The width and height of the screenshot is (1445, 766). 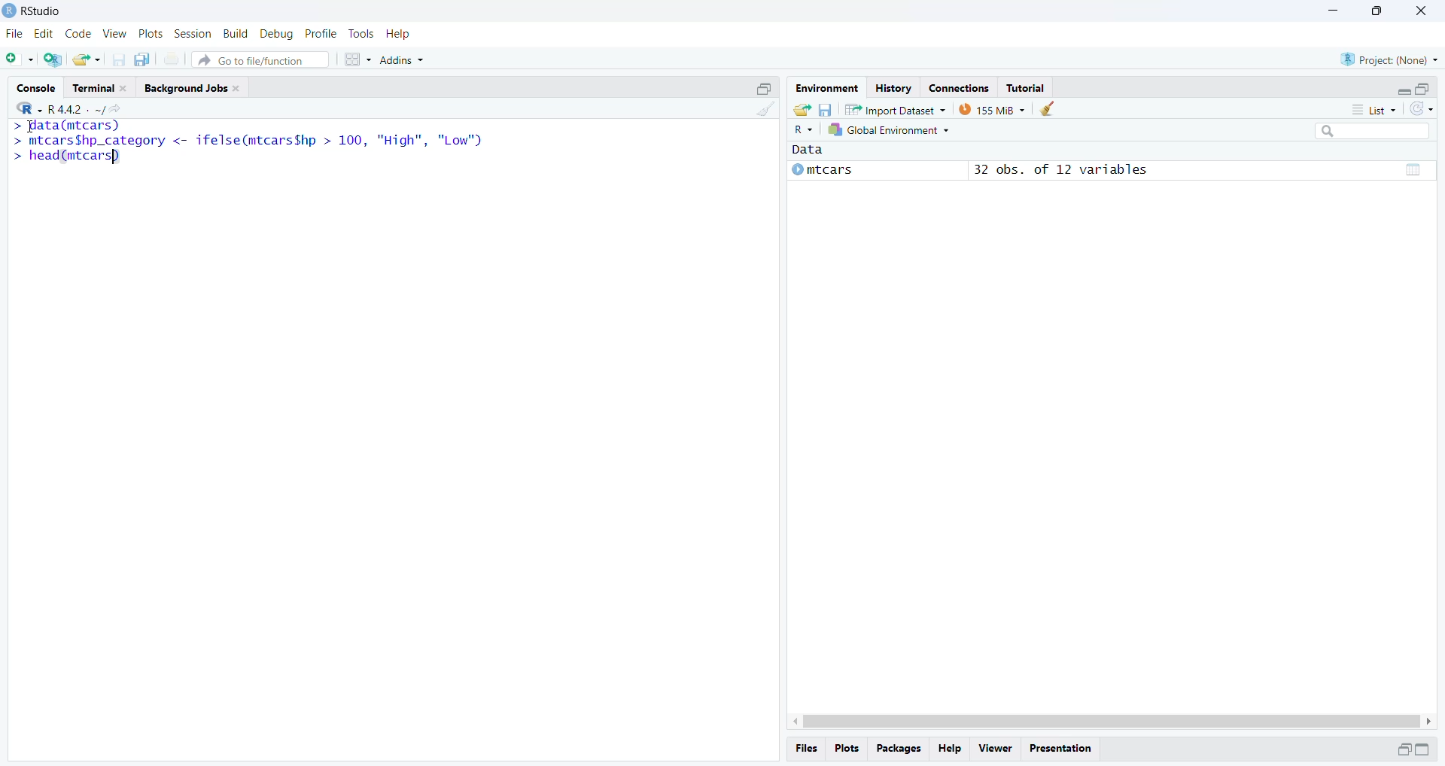 What do you see at coordinates (78, 34) in the screenshot?
I see `Code` at bounding box center [78, 34].